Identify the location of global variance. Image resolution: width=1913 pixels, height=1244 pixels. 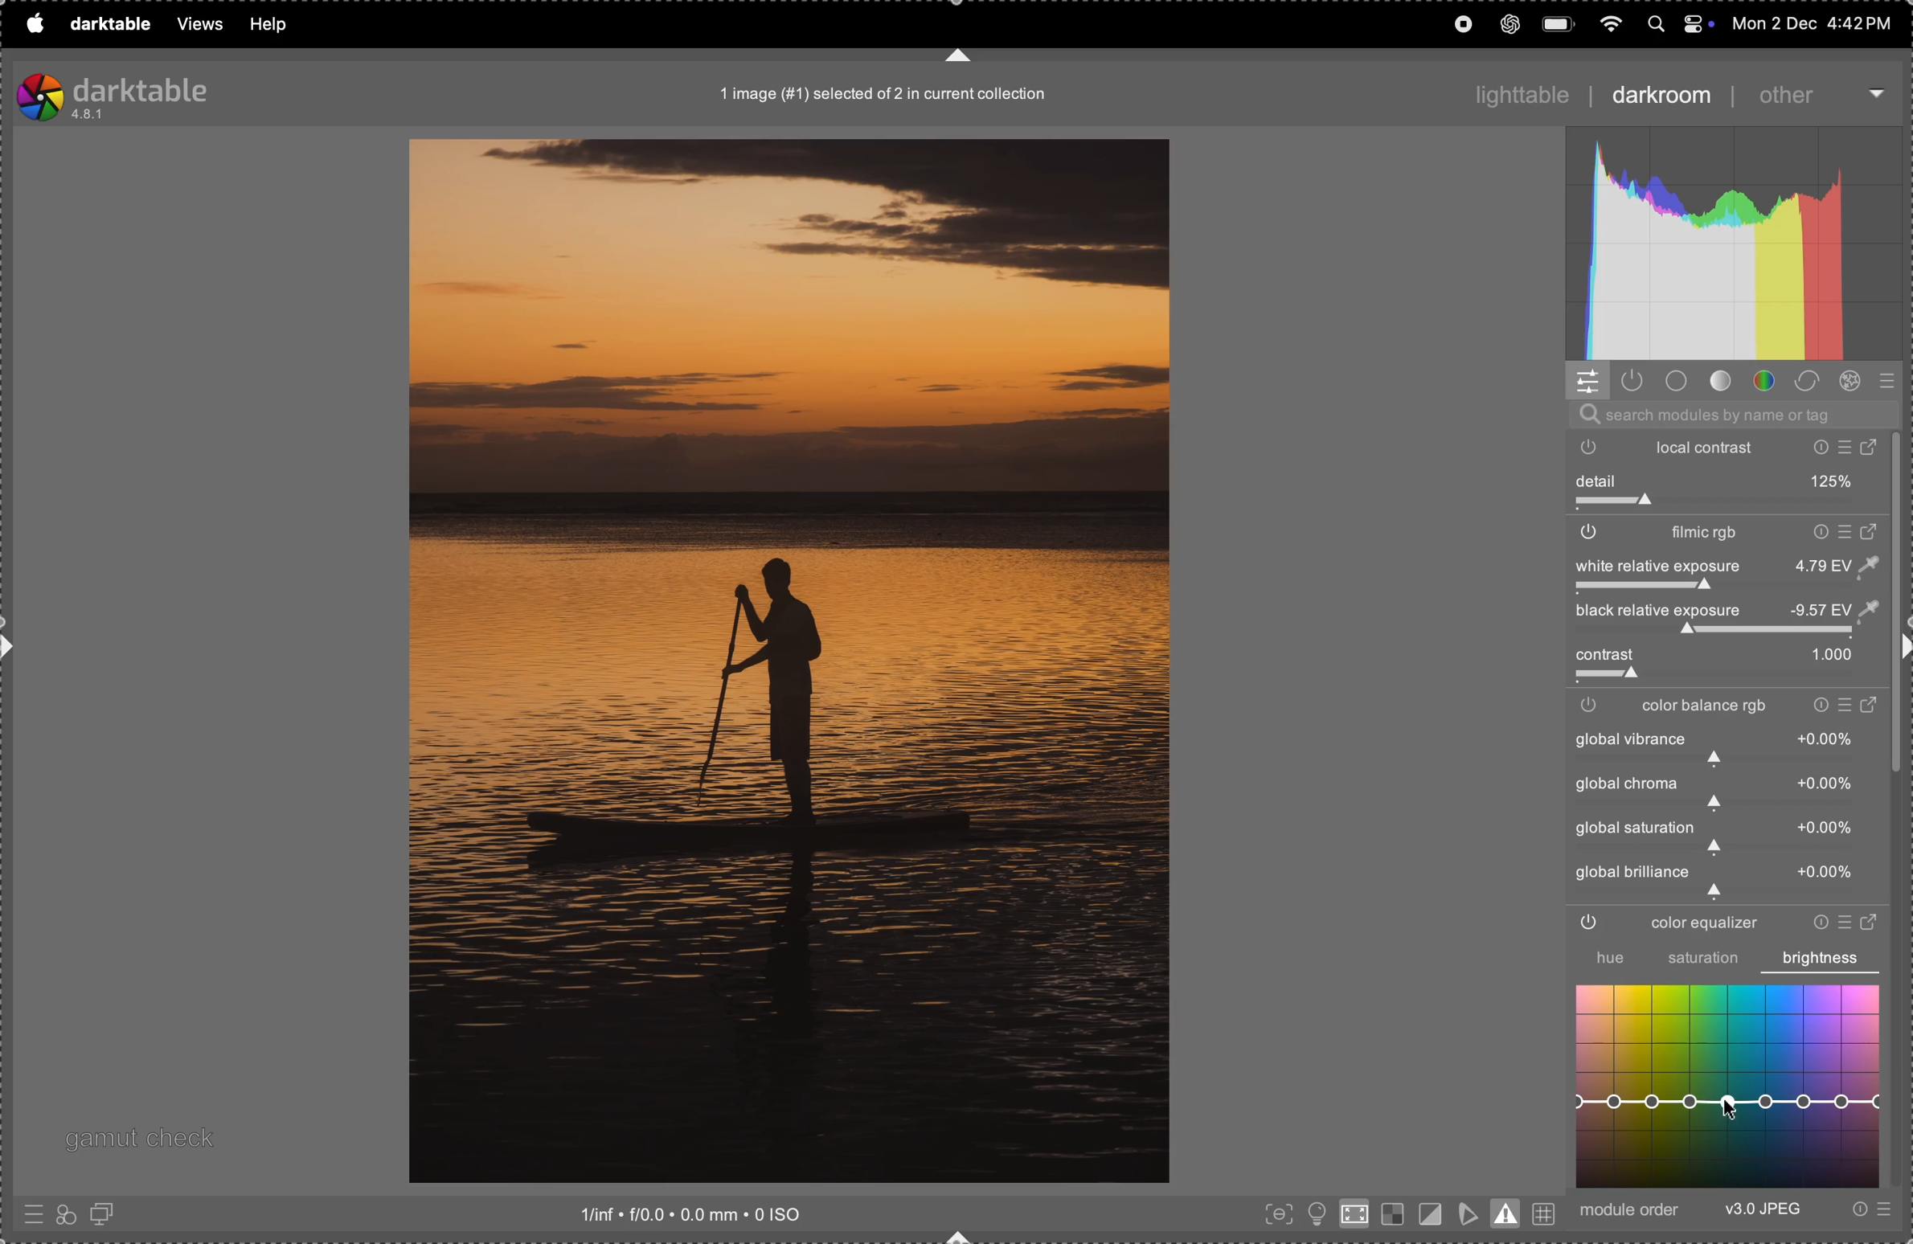
(1726, 747).